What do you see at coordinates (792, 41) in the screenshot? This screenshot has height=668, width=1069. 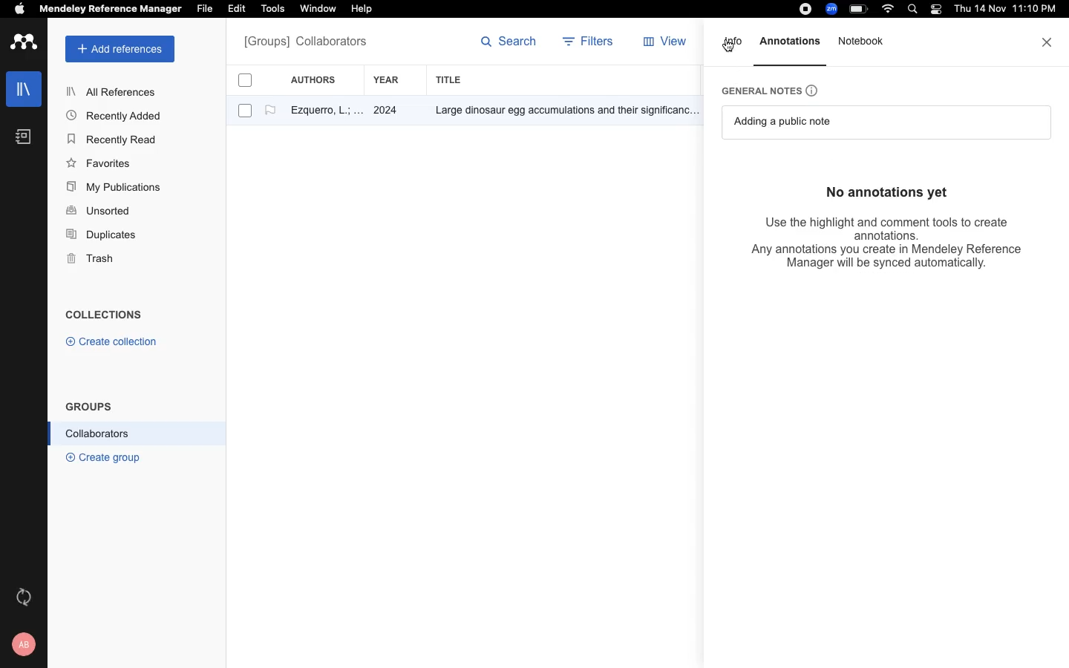 I see `annotations` at bounding box center [792, 41].